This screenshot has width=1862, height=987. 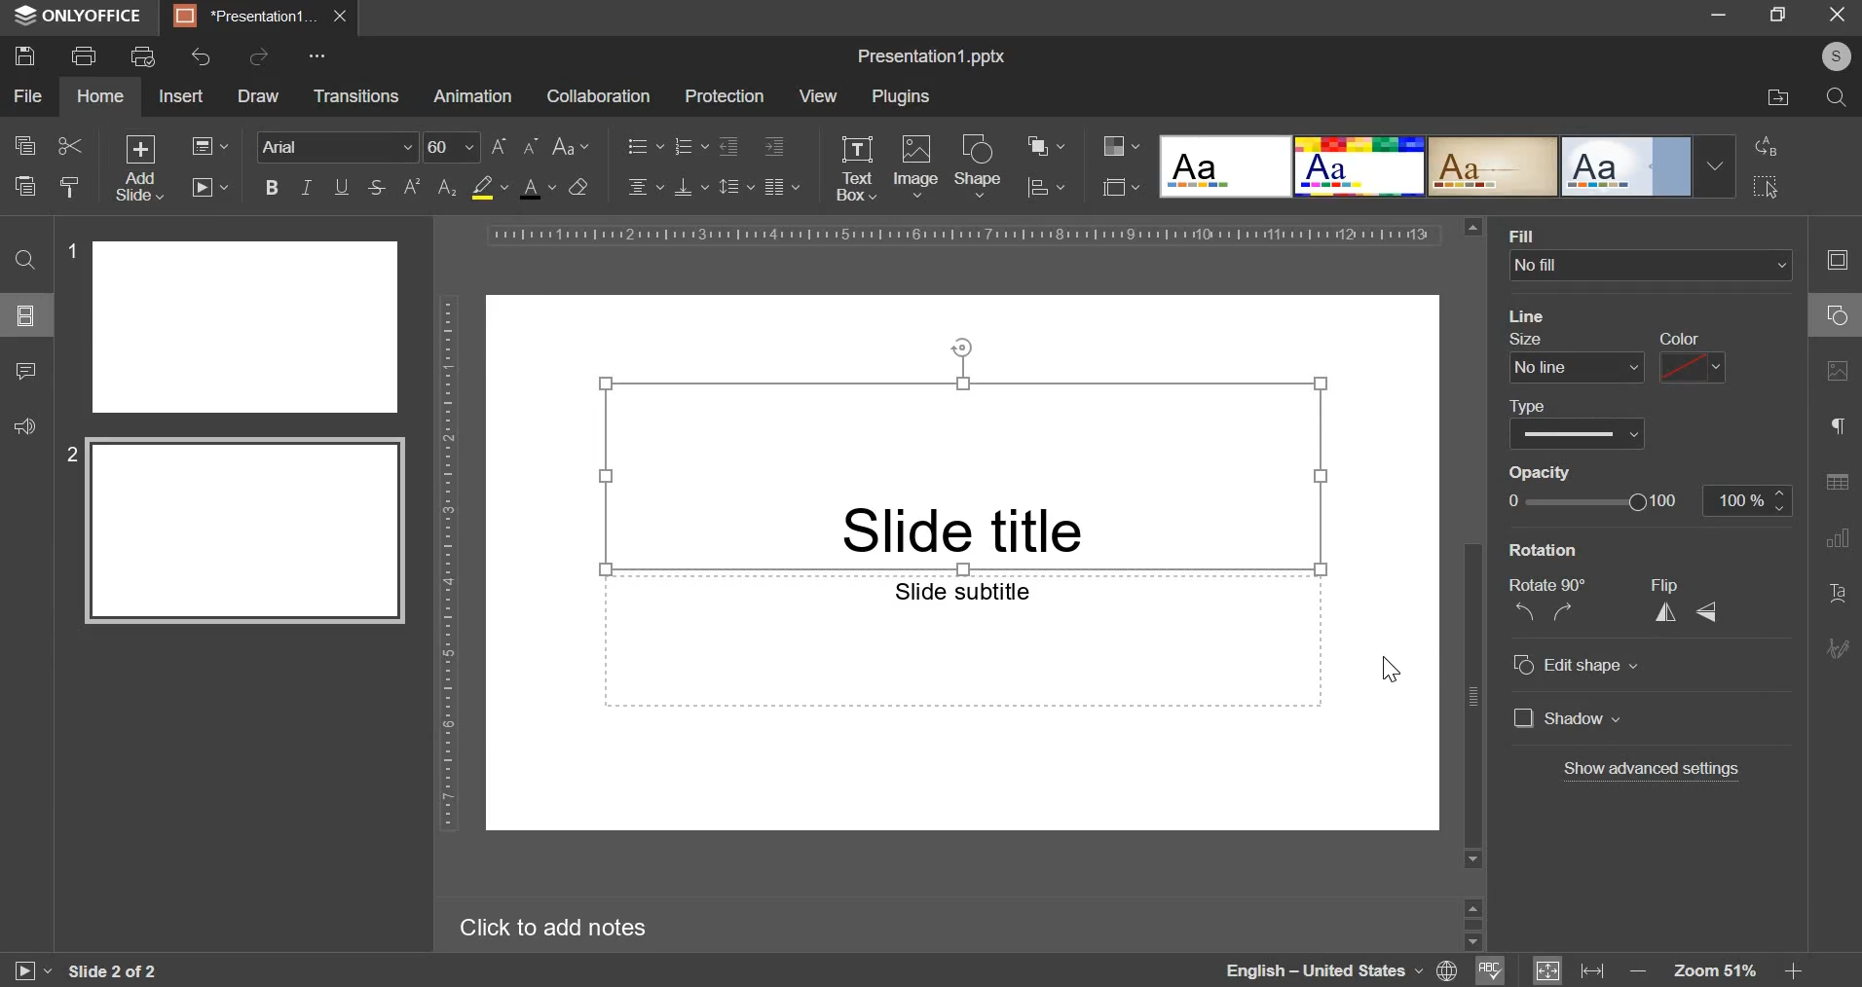 I want to click on font size, so click(x=482, y=147).